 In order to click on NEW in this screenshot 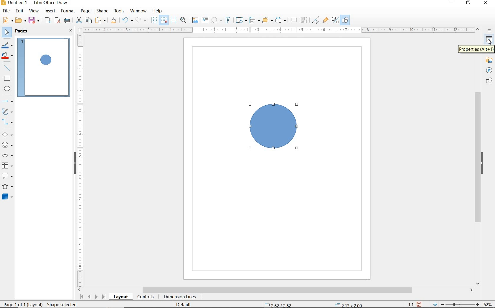, I will do `click(8, 20)`.